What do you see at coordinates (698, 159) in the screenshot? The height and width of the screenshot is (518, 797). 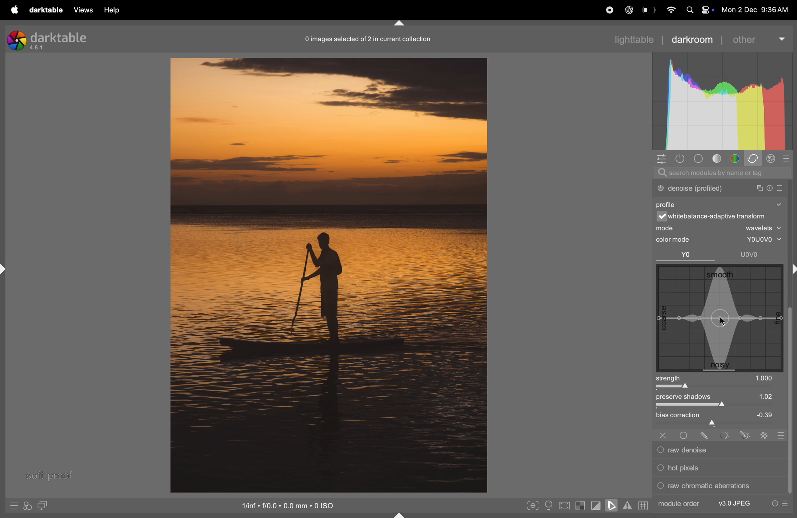 I see `base` at bounding box center [698, 159].